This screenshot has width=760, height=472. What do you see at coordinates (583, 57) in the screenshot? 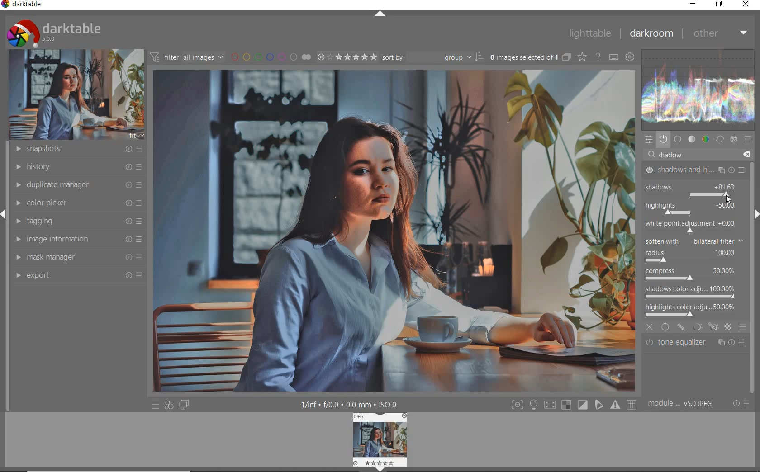
I see `change type of overlays` at bounding box center [583, 57].